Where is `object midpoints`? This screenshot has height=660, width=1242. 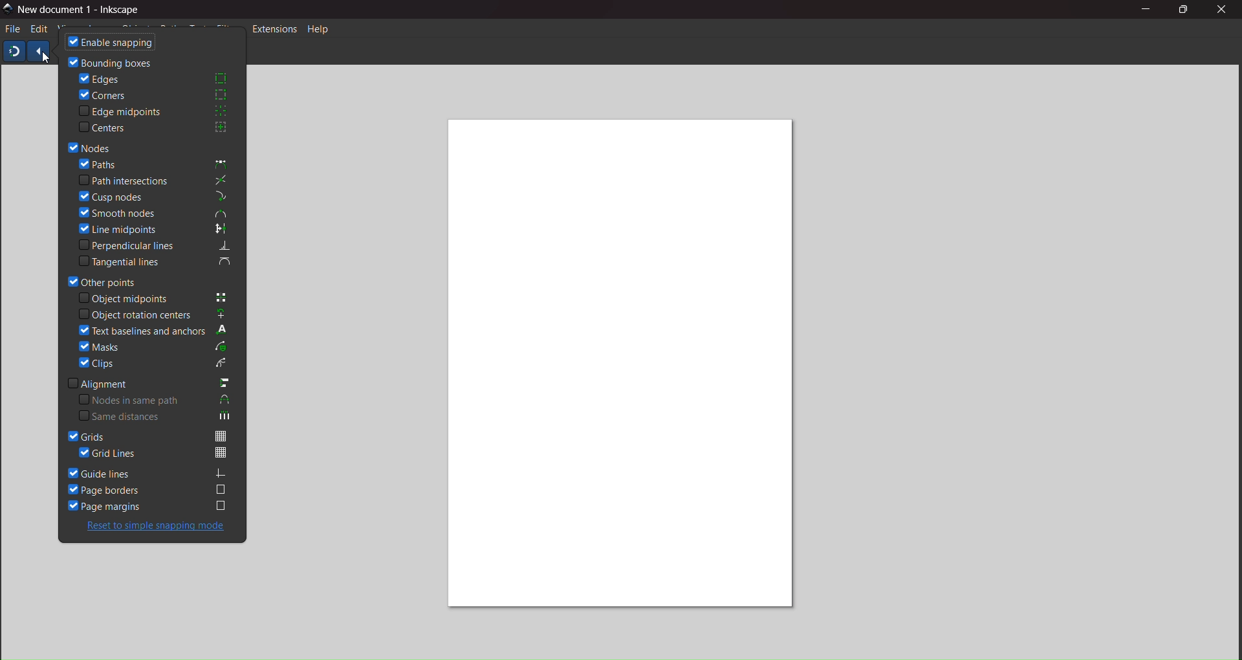 object midpoints is located at coordinates (158, 298).